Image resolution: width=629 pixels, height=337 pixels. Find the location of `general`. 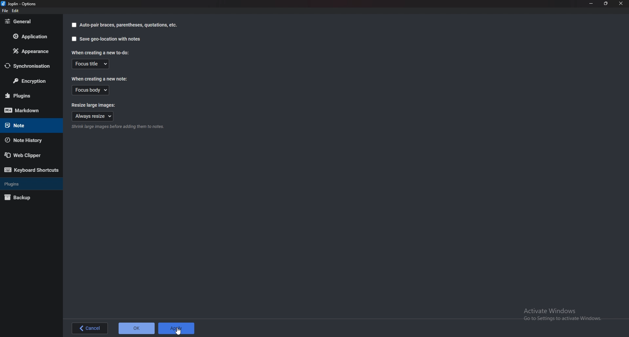

general is located at coordinates (29, 22).